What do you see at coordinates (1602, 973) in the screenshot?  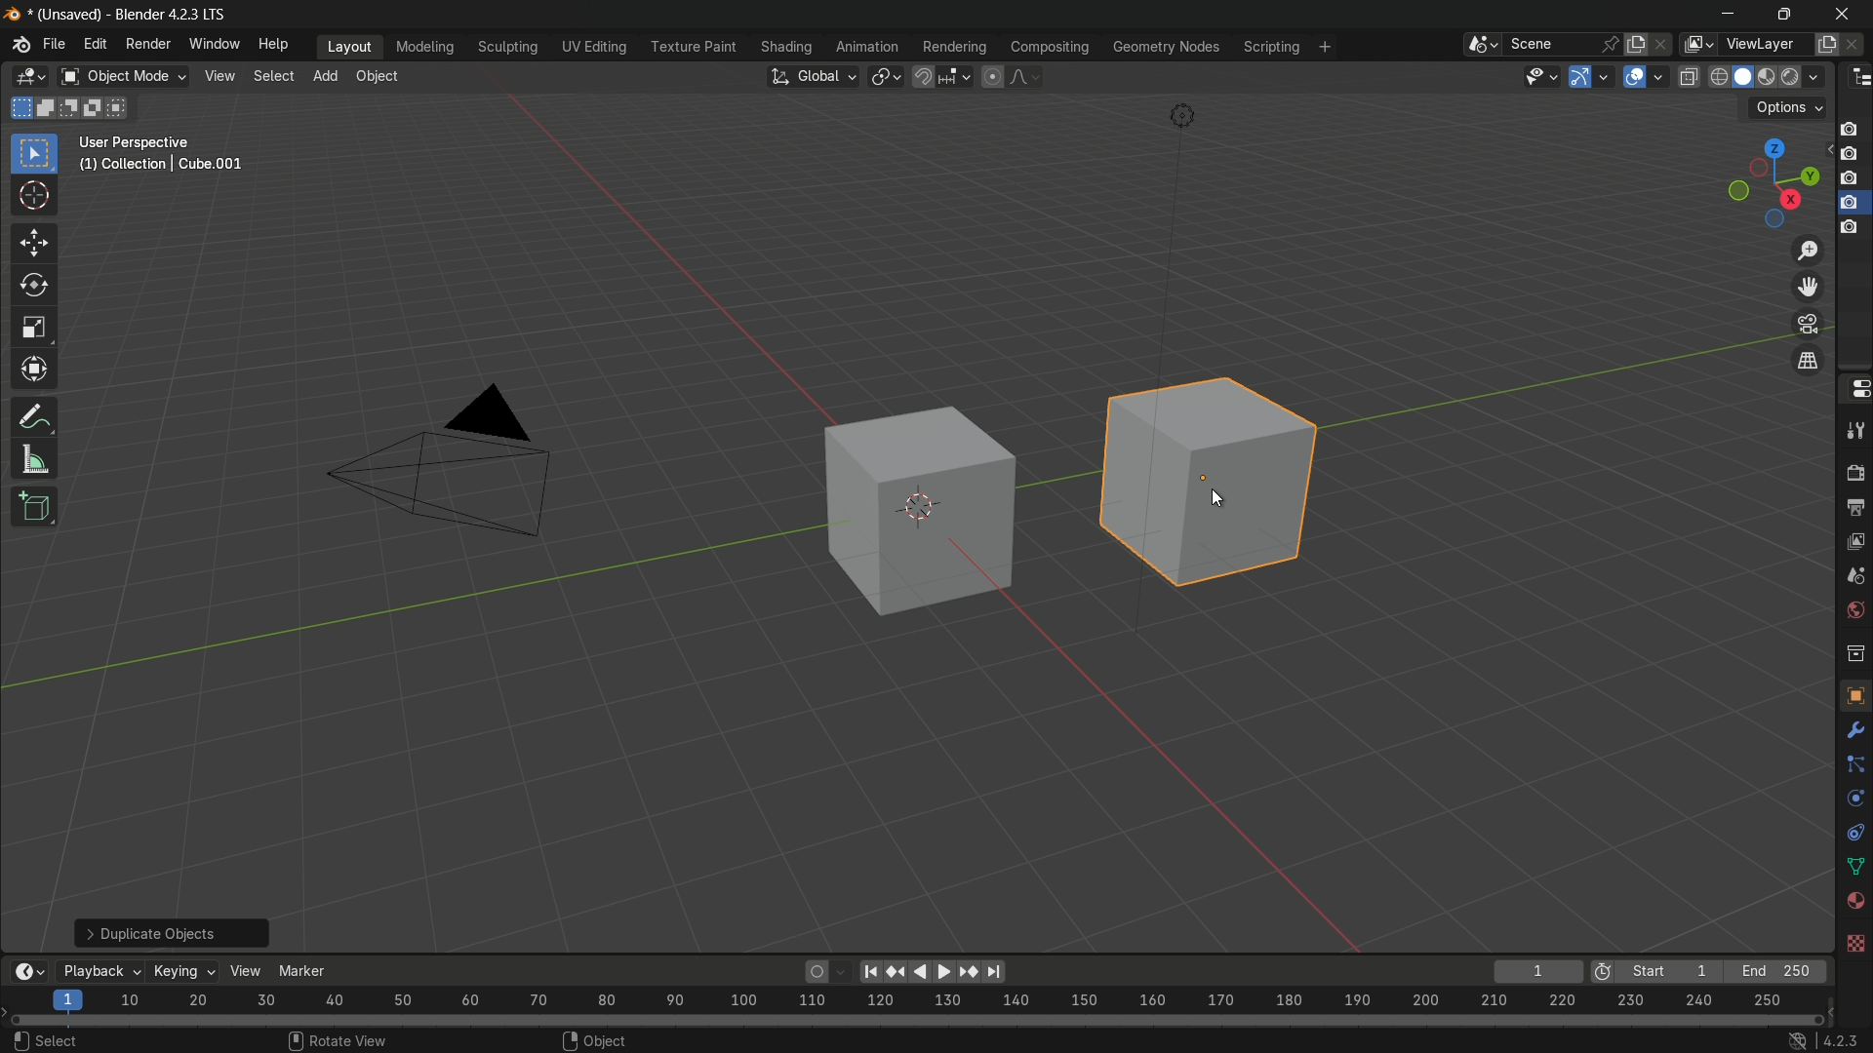 I see `use preview range` at bounding box center [1602, 973].